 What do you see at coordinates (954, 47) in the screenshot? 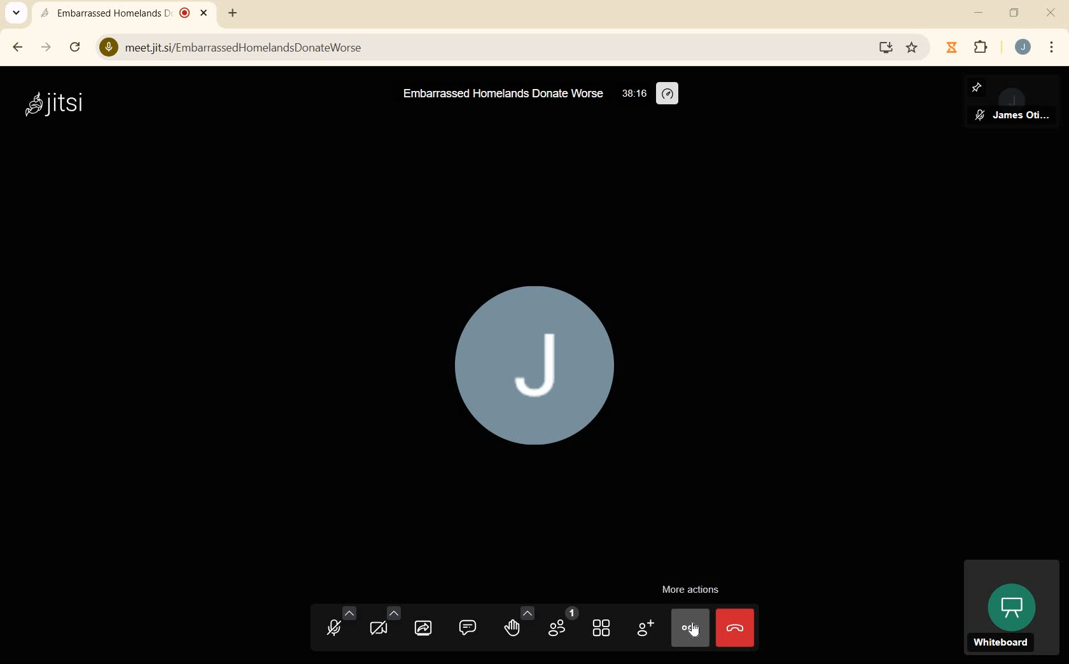
I see `jibble` at bounding box center [954, 47].